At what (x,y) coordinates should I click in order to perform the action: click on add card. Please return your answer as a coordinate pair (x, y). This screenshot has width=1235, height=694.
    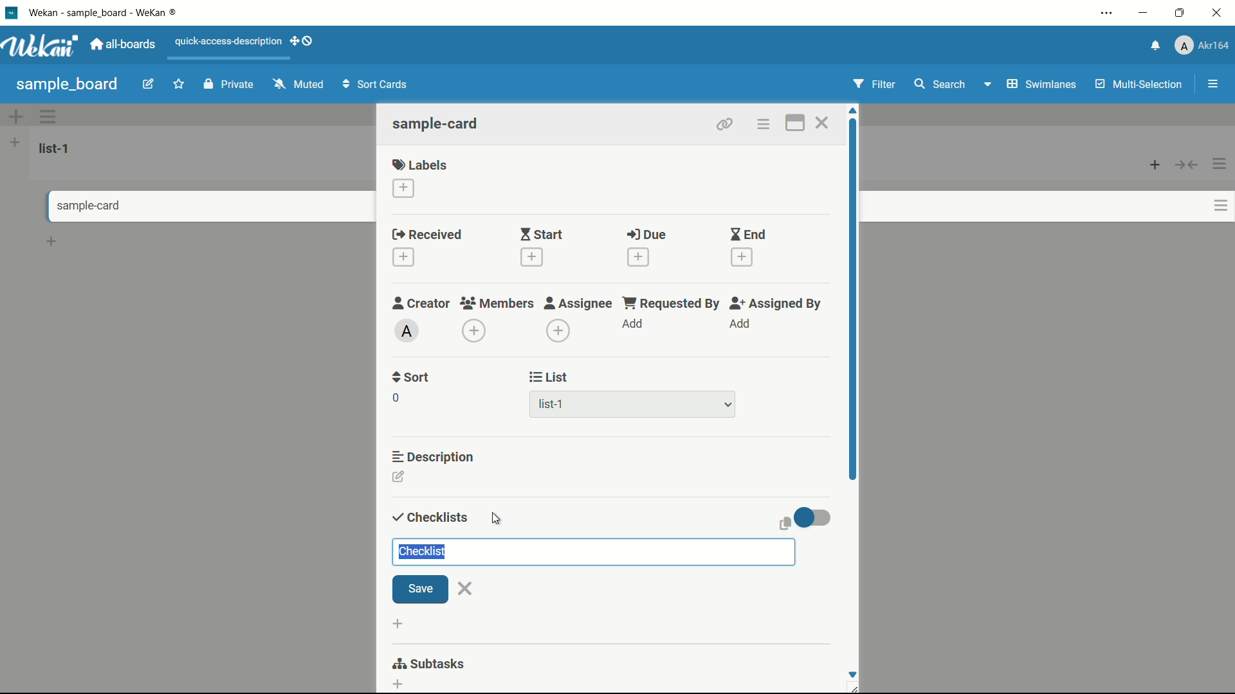
    Looking at the image, I should click on (1155, 164).